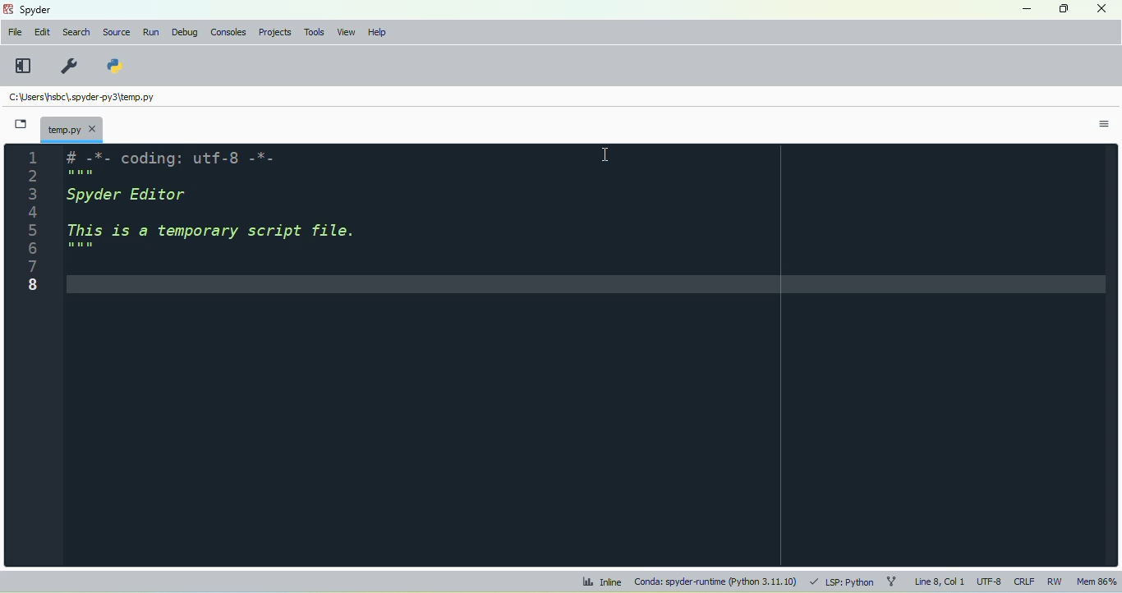 The height and width of the screenshot is (593, 1122). What do you see at coordinates (1104, 124) in the screenshot?
I see `options` at bounding box center [1104, 124].